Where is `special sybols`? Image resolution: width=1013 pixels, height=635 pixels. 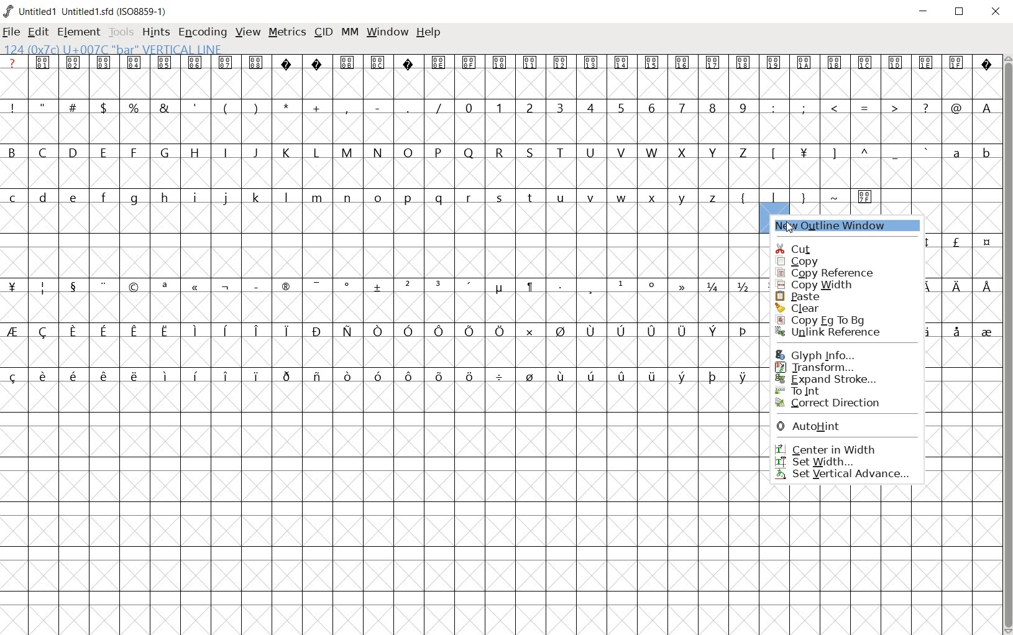
special sybols is located at coordinates (968, 285).